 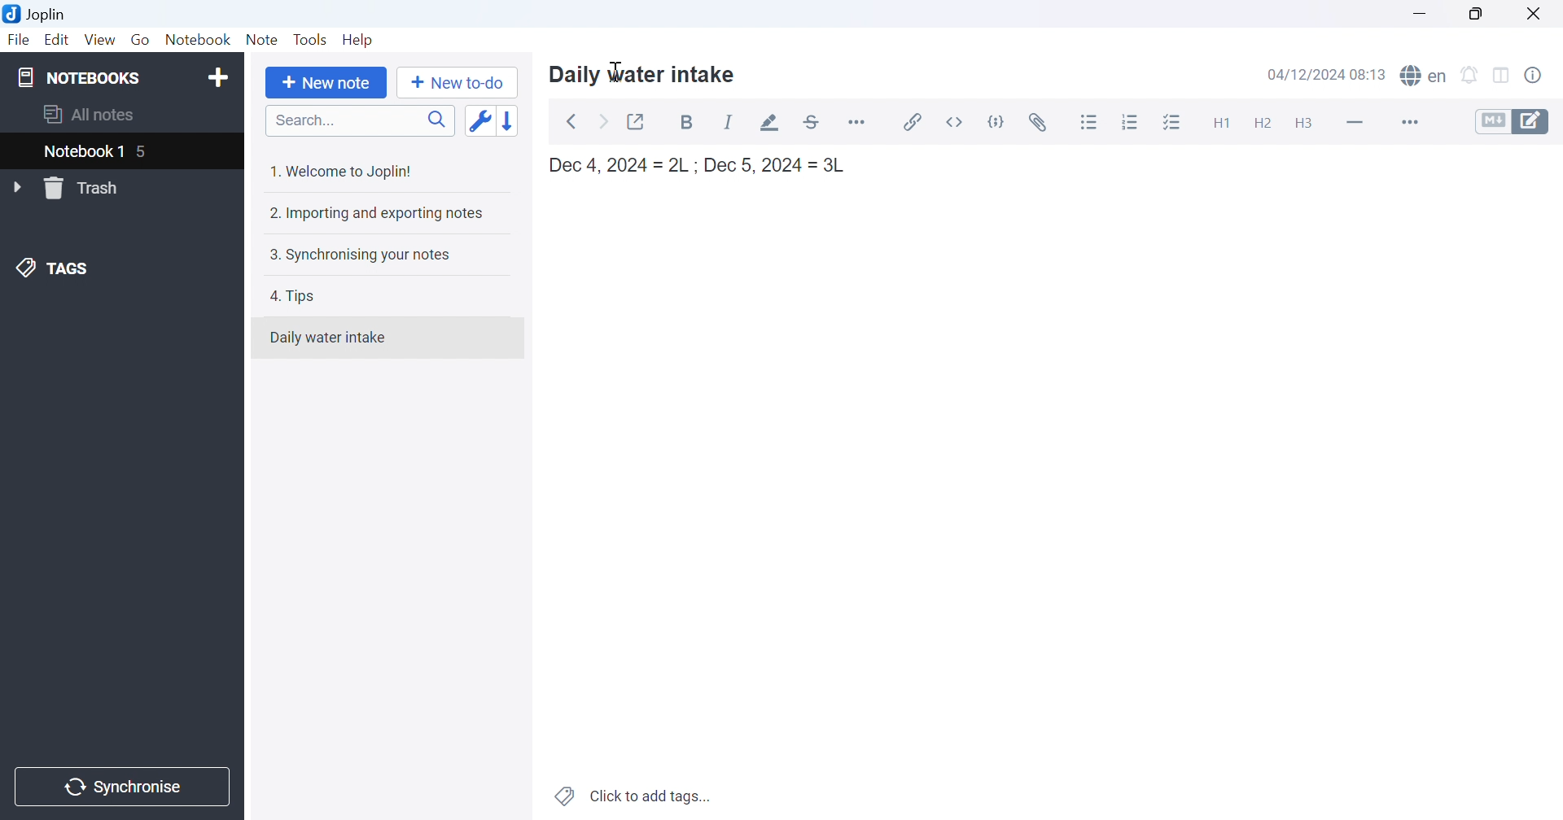 What do you see at coordinates (1422, 11) in the screenshot?
I see `Minimize` at bounding box center [1422, 11].